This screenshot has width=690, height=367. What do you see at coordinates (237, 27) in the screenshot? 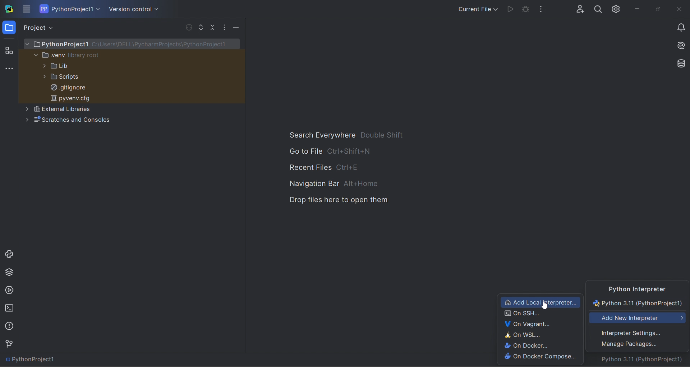
I see `minimize` at bounding box center [237, 27].